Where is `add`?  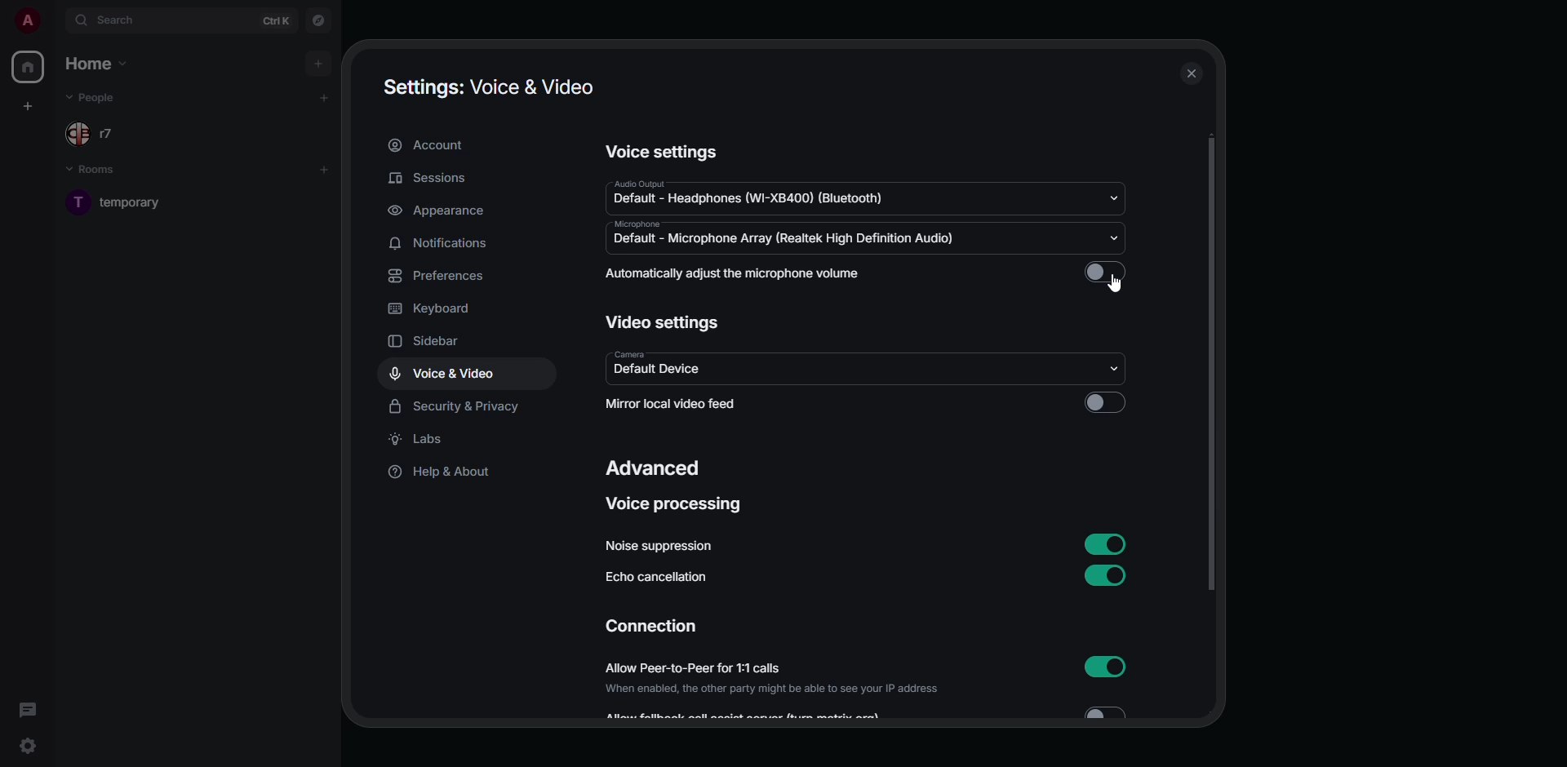
add is located at coordinates (321, 63).